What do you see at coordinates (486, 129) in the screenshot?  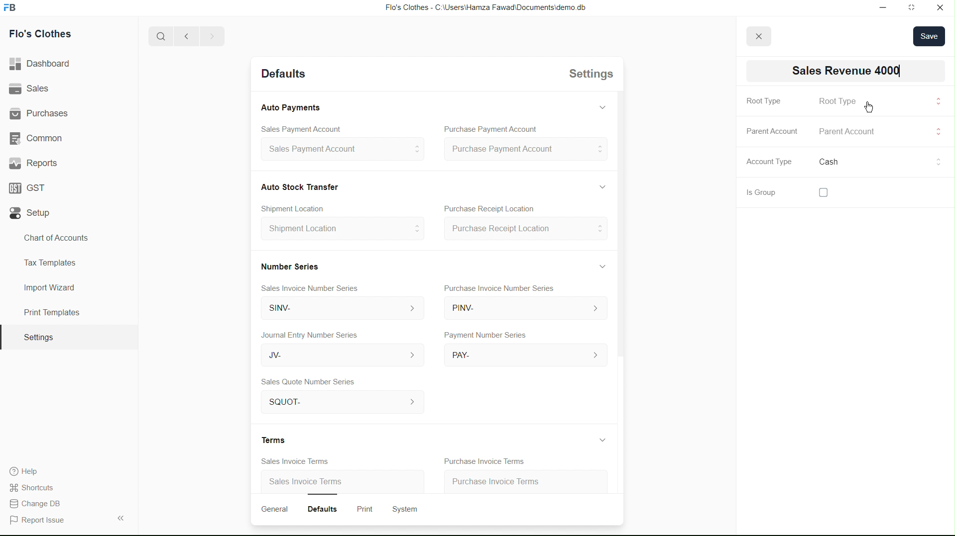 I see `Purchase Payment Account` at bounding box center [486, 129].